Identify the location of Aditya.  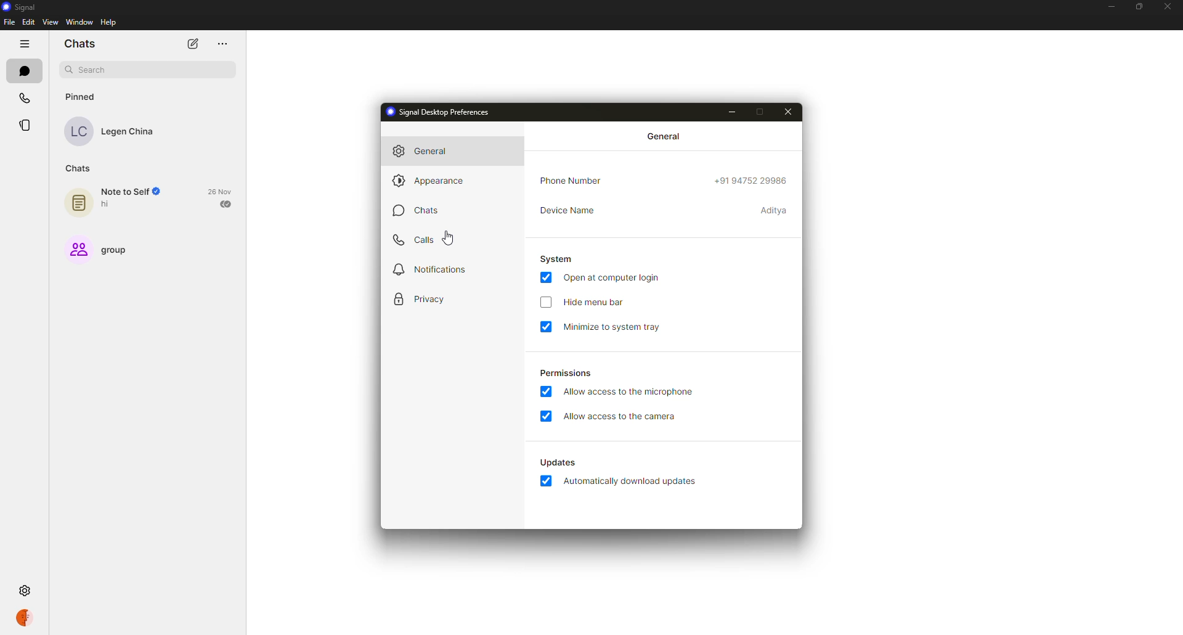
(774, 210).